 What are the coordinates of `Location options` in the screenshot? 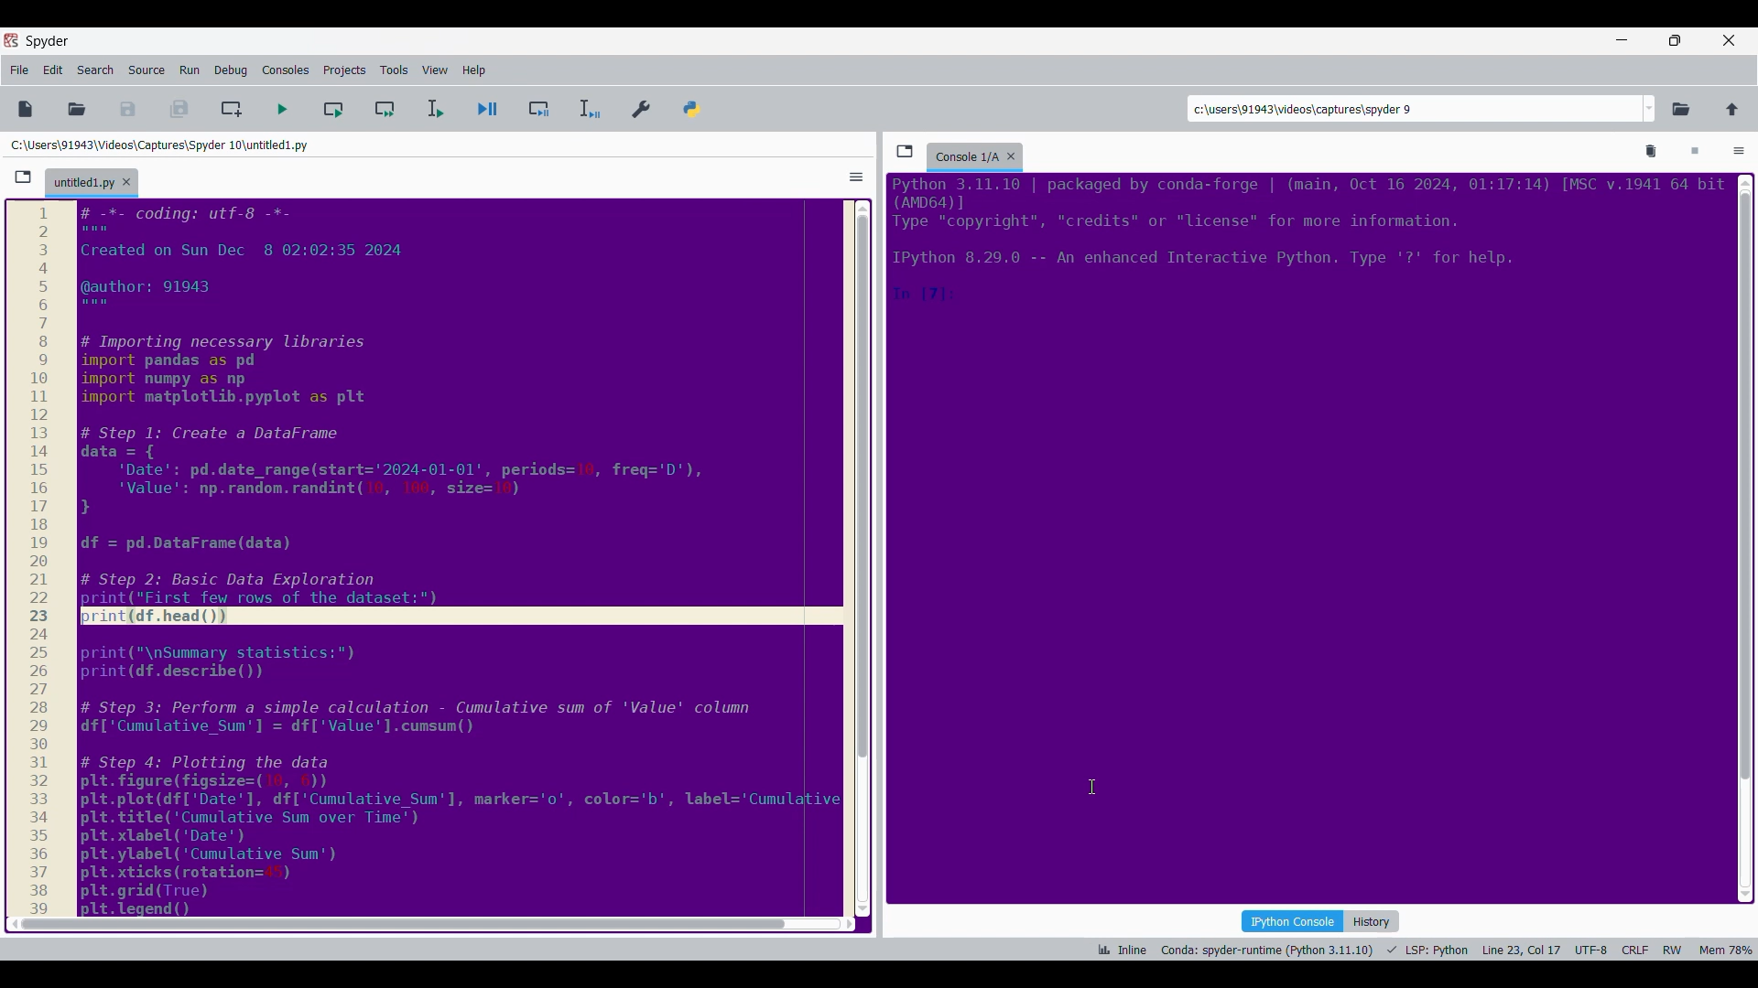 It's located at (1650, 109).